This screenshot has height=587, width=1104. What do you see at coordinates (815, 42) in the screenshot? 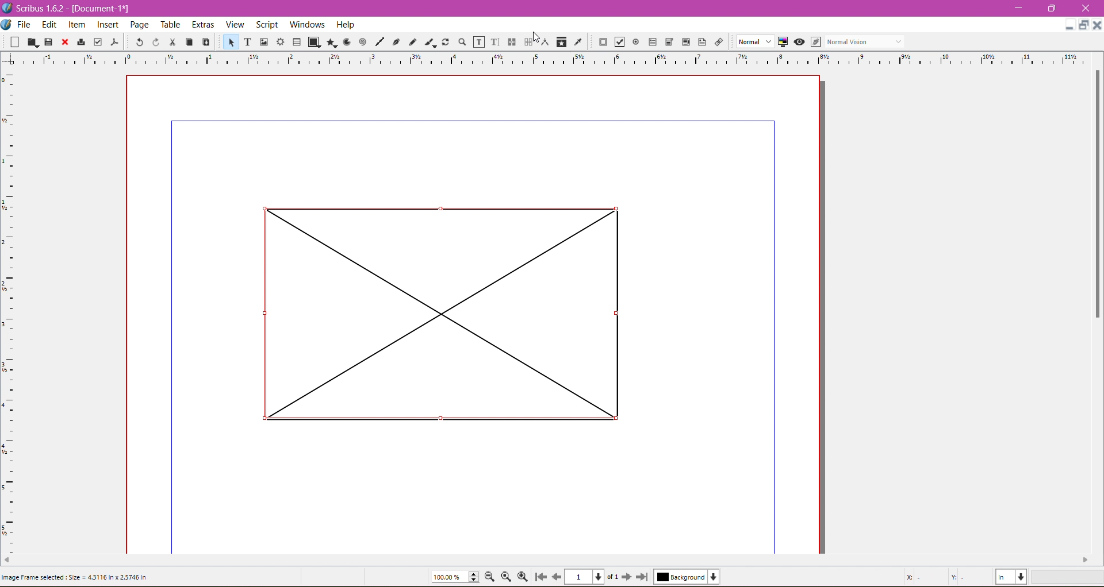
I see `Edit in Preview Mode` at bounding box center [815, 42].